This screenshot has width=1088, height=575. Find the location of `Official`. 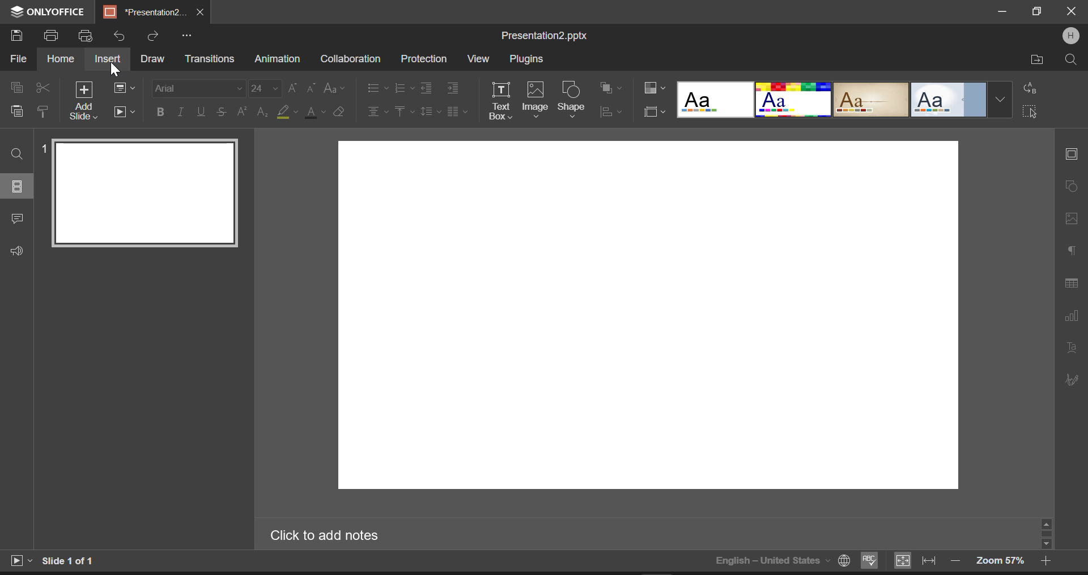

Official is located at coordinates (948, 101).